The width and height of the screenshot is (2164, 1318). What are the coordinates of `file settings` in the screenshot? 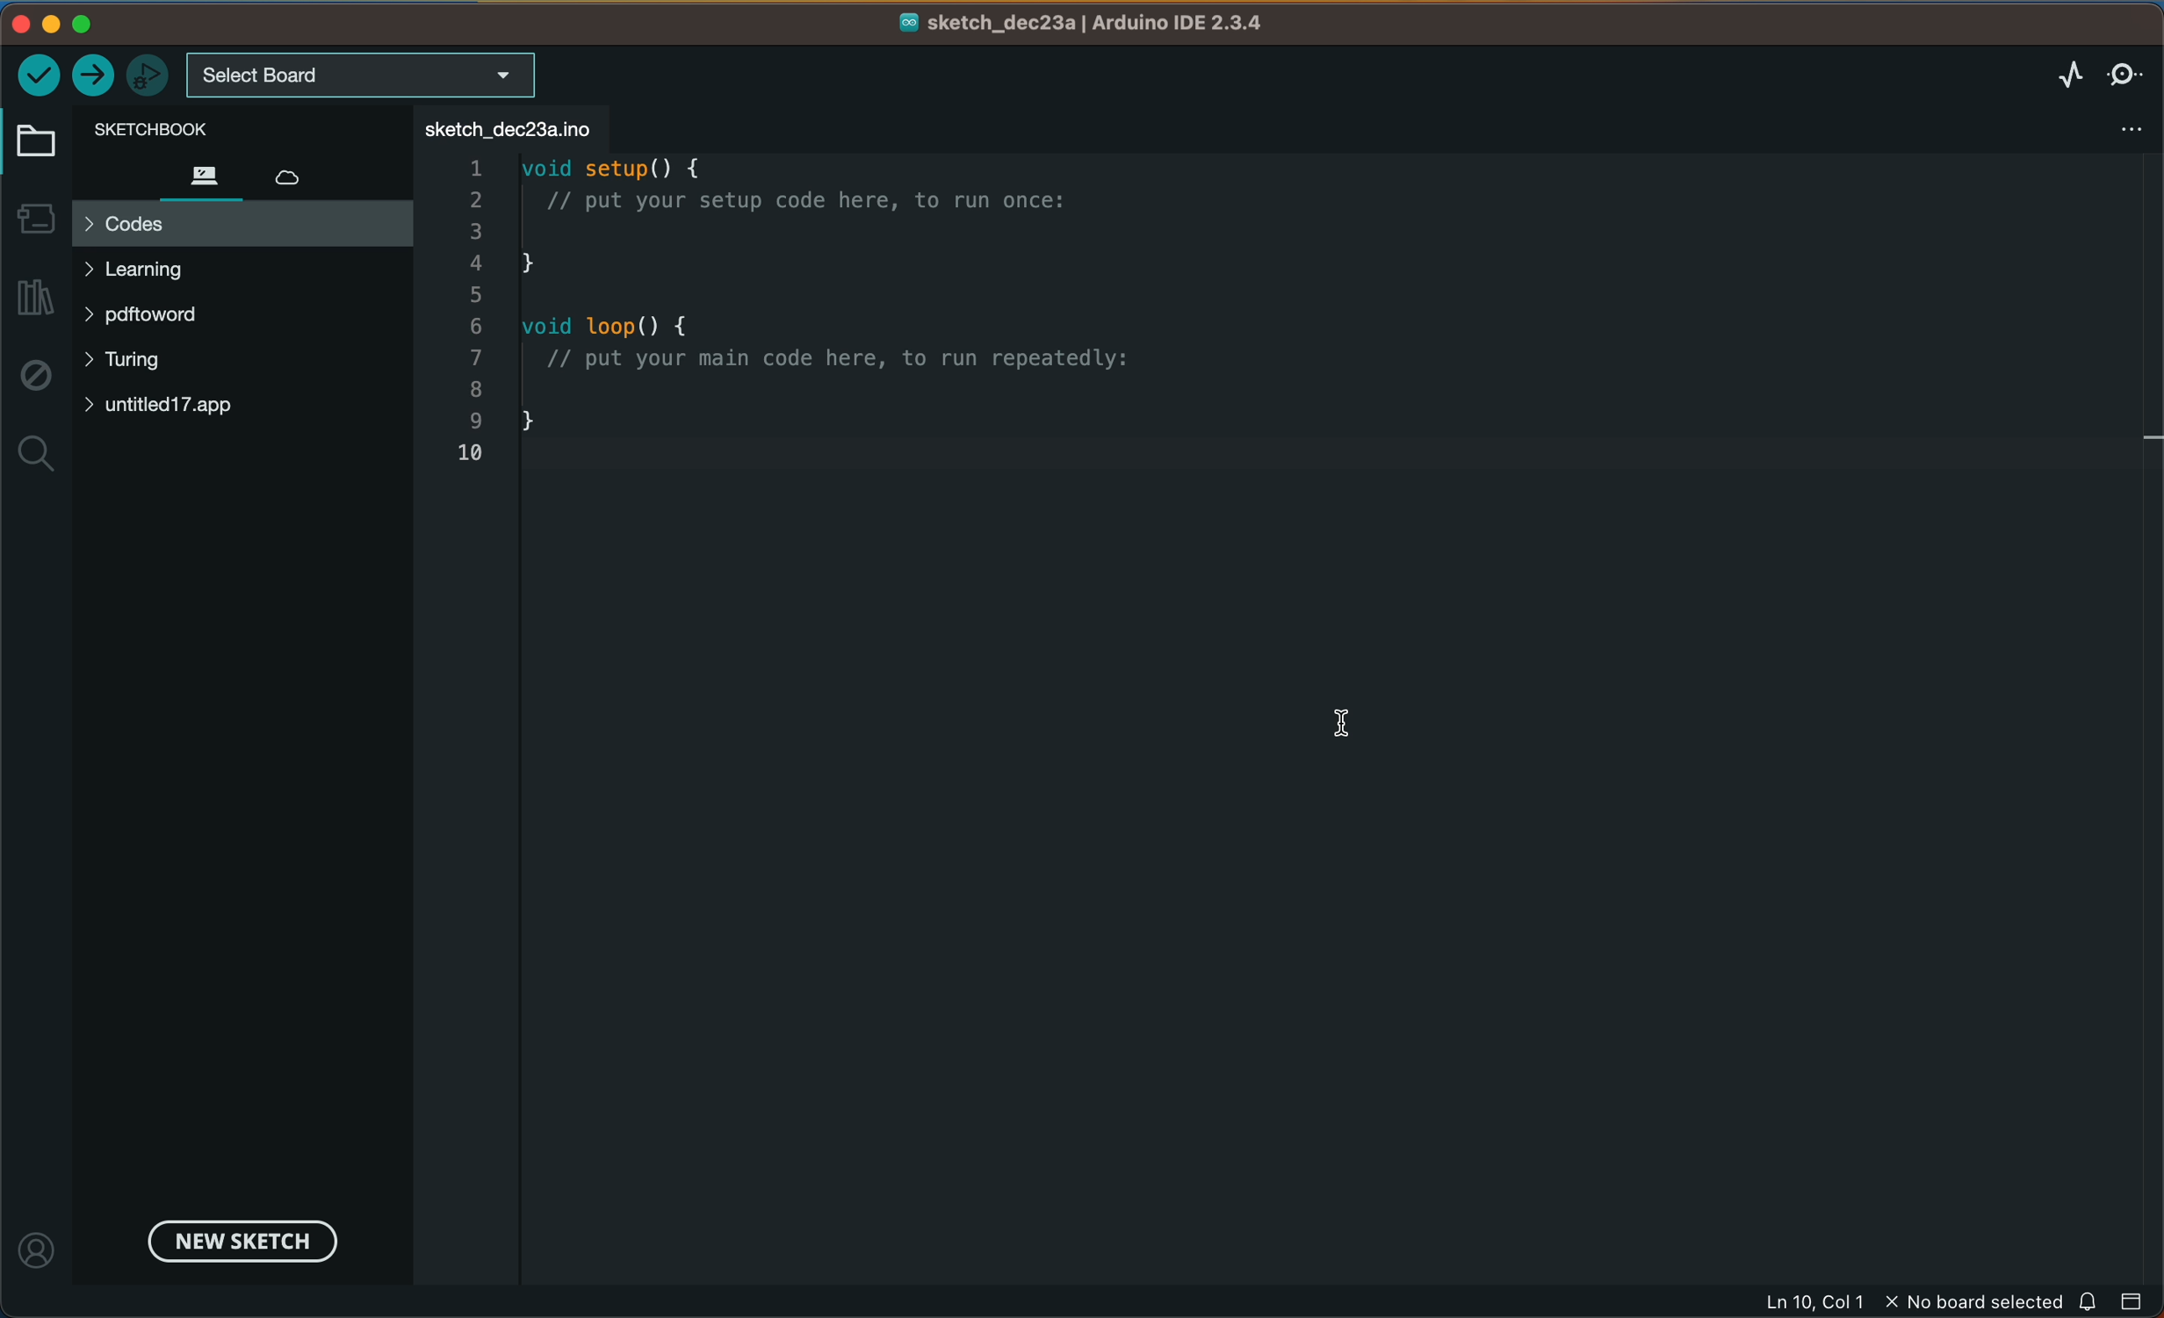 It's located at (2103, 126).